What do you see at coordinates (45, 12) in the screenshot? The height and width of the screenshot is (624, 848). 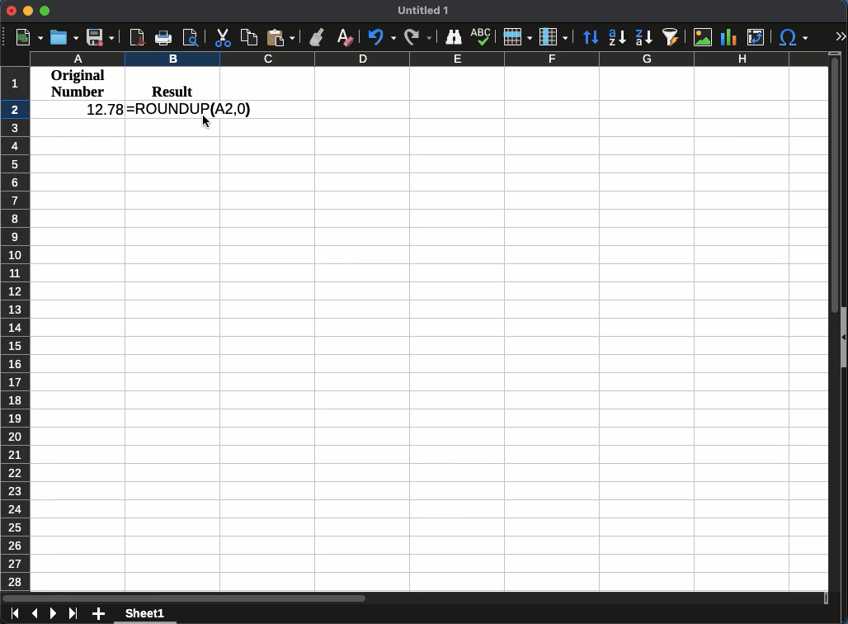 I see `Maximize` at bounding box center [45, 12].